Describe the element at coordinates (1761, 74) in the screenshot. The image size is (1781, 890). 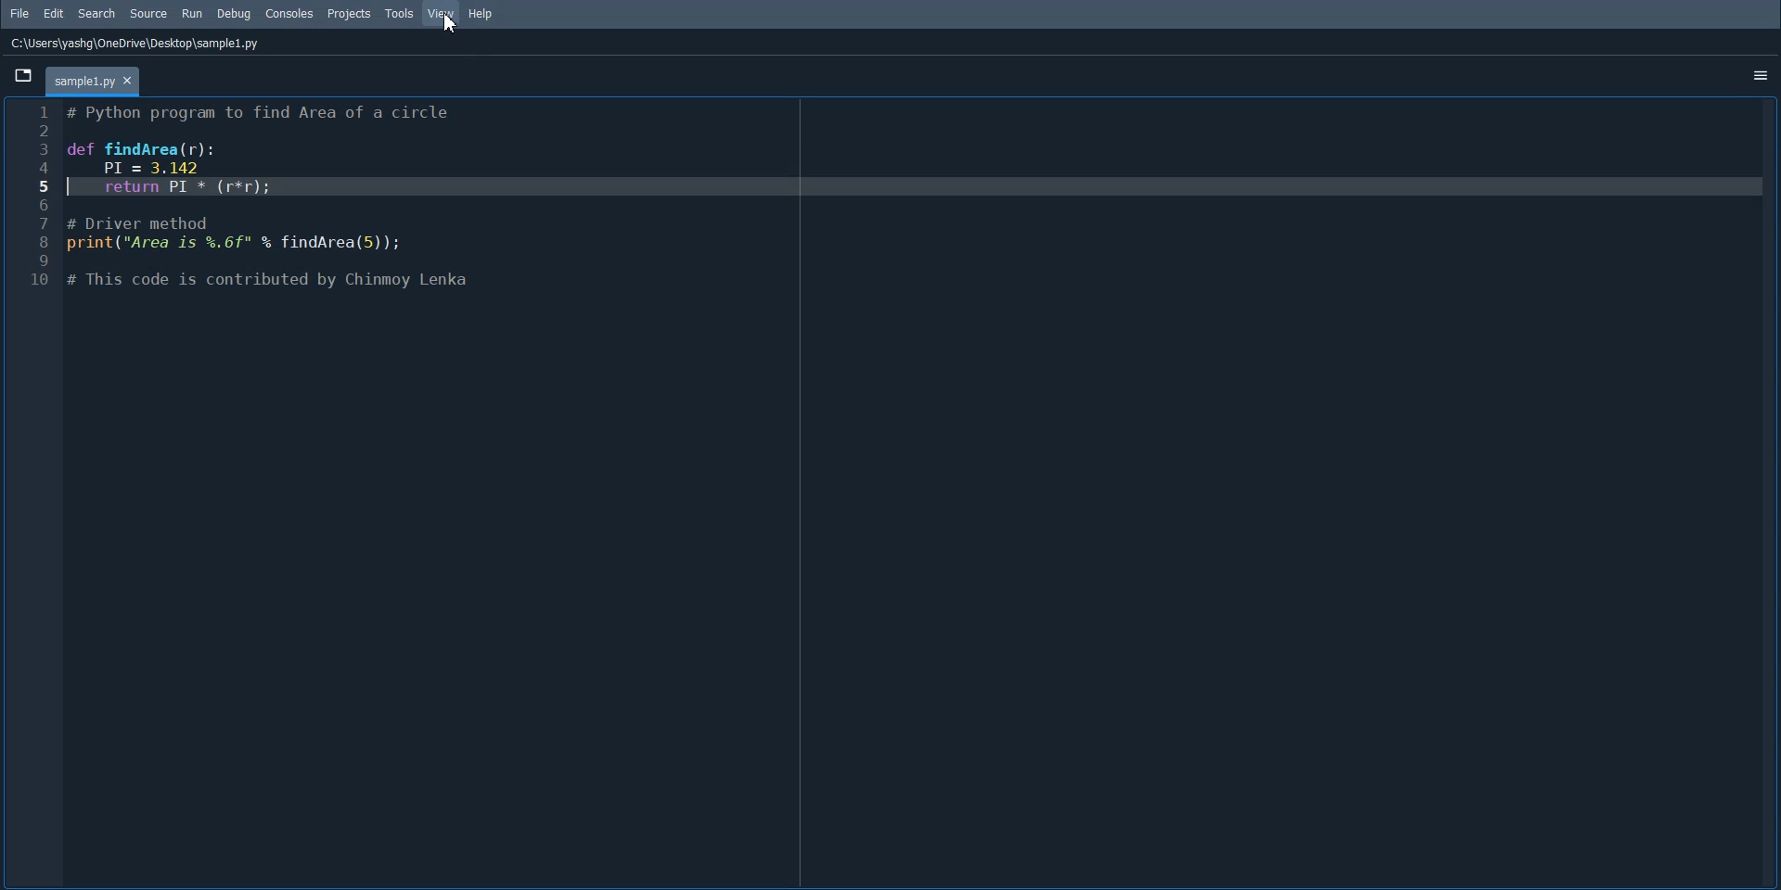
I see `Option` at that location.